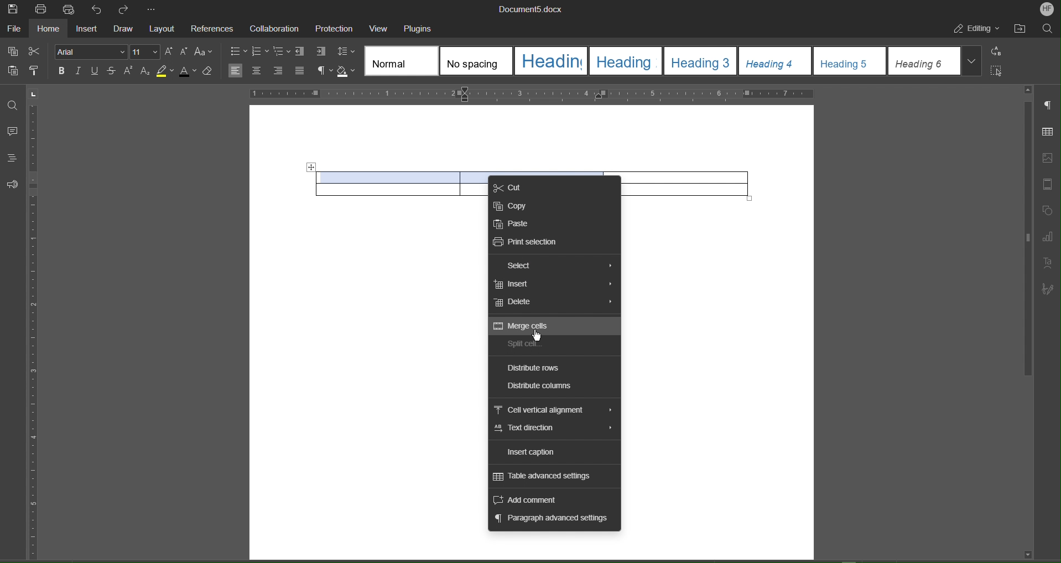 This screenshot has height=563, width=1061. What do you see at coordinates (205, 51) in the screenshot?
I see `Text Case Settings` at bounding box center [205, 51].